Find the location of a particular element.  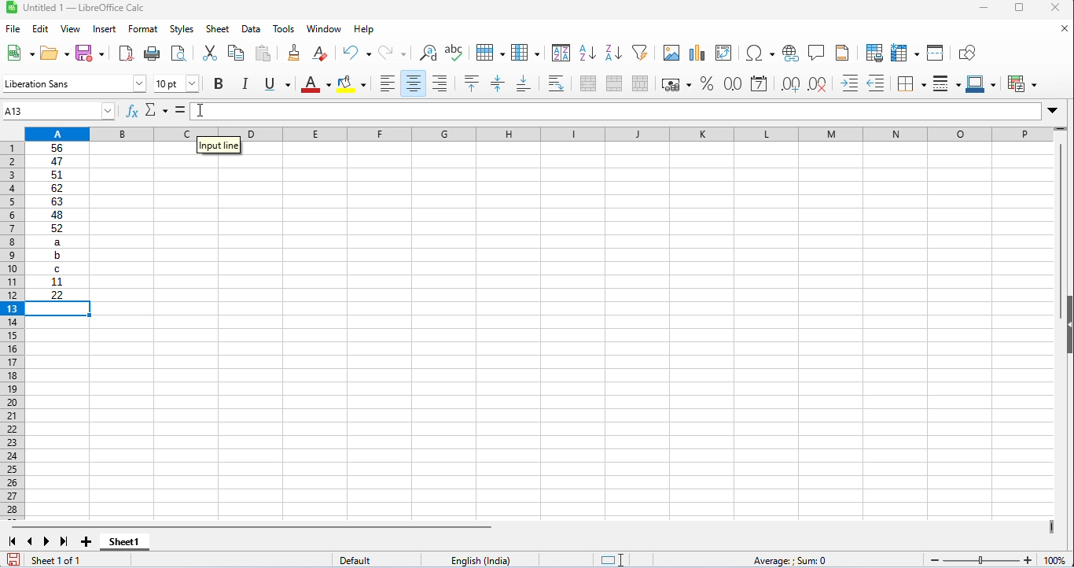

function wizard is located at coordinates (132, 111).